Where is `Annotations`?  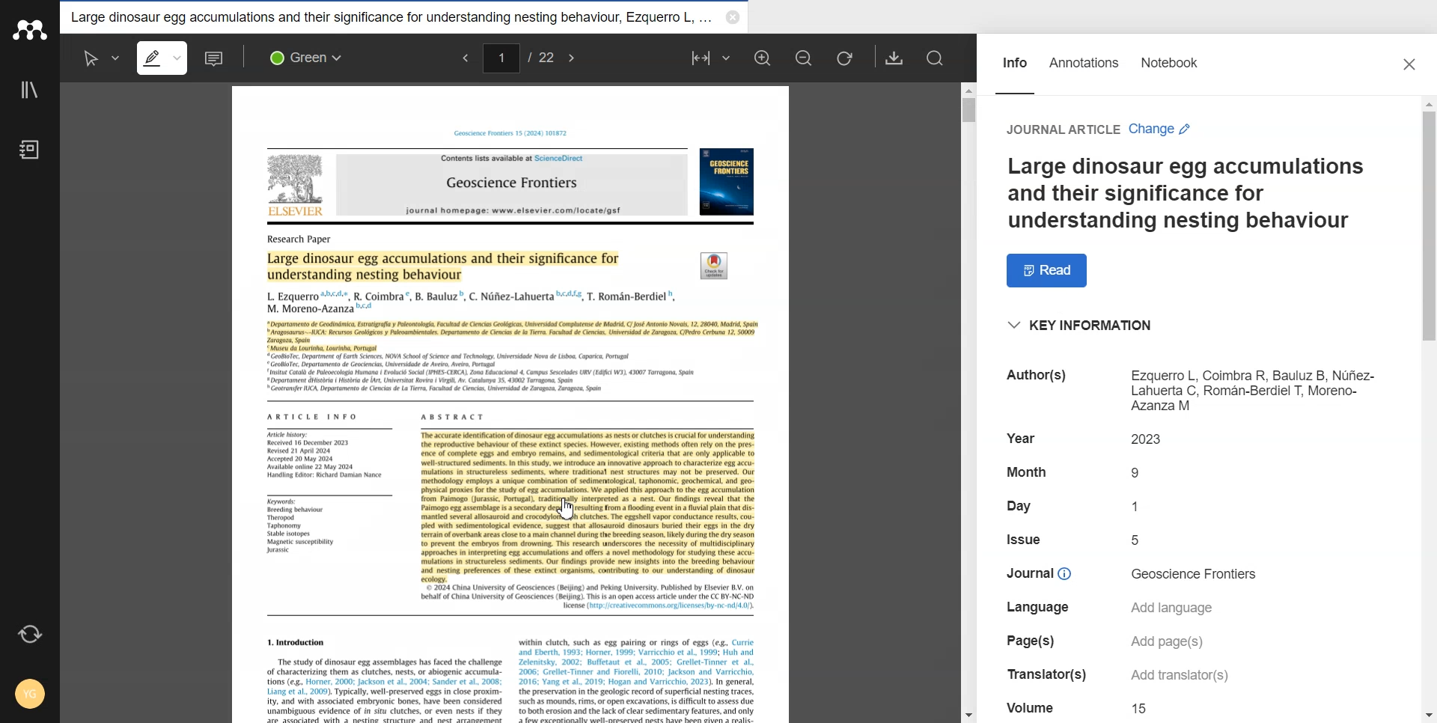
Annotations is located at coordinates (1084, 71).